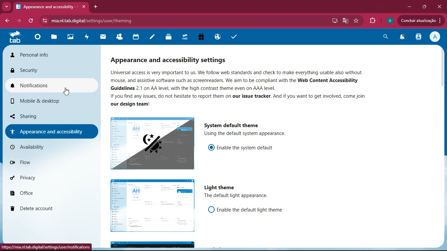  I want to click on minimize, so click(408, 7).